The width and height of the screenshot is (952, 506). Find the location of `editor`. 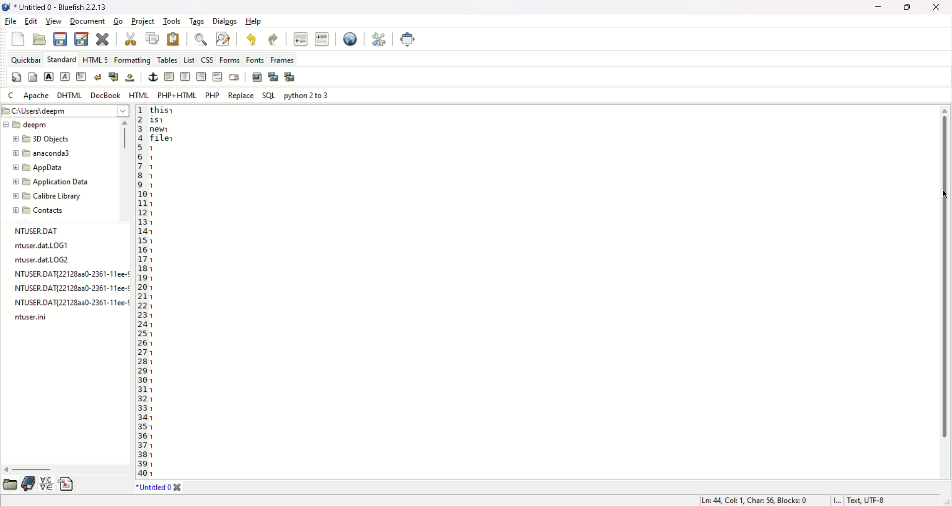

editor is located at coordinates (533, 292).